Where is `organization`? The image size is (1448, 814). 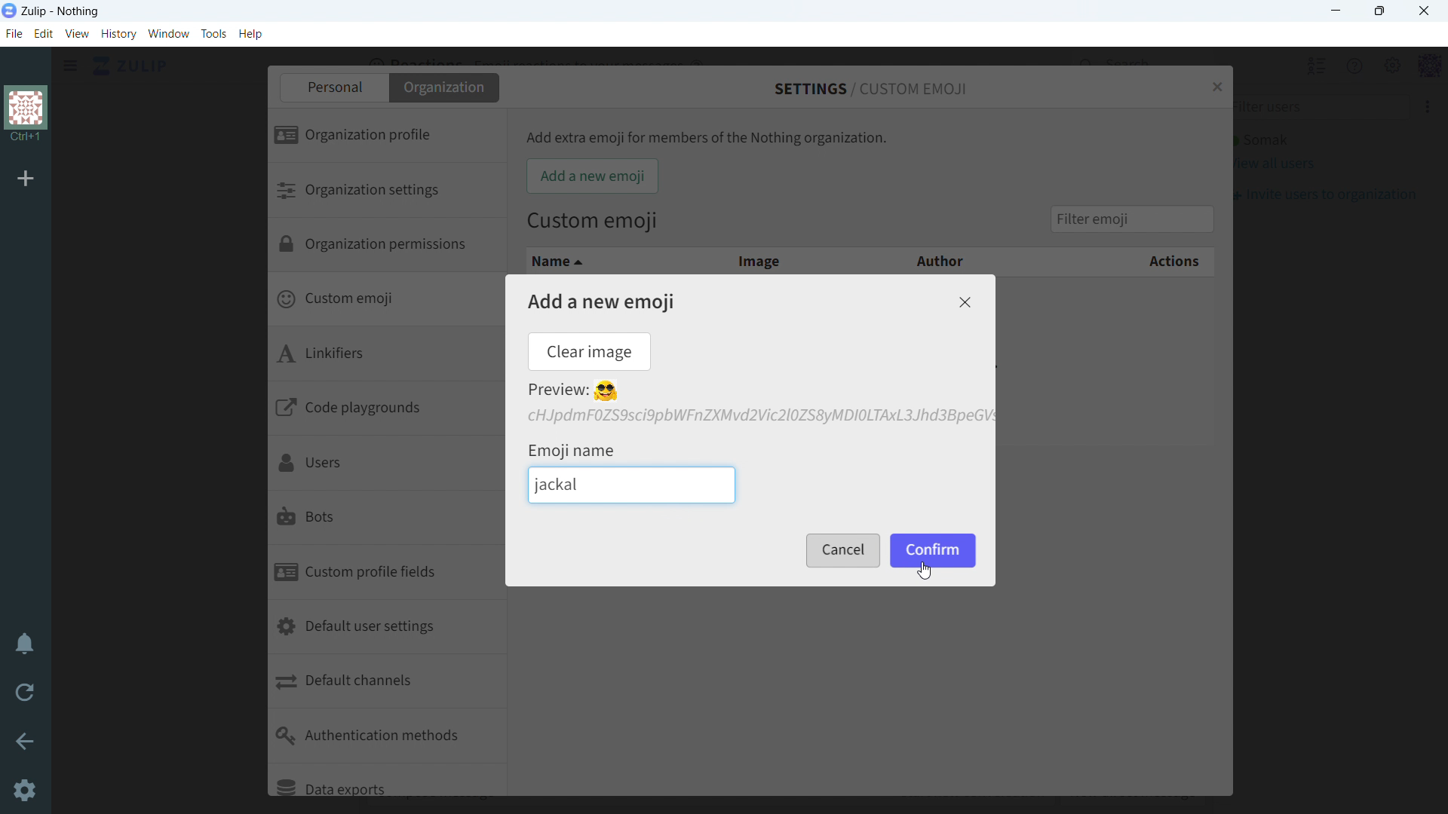
organization is located at coordinates (25, 115).